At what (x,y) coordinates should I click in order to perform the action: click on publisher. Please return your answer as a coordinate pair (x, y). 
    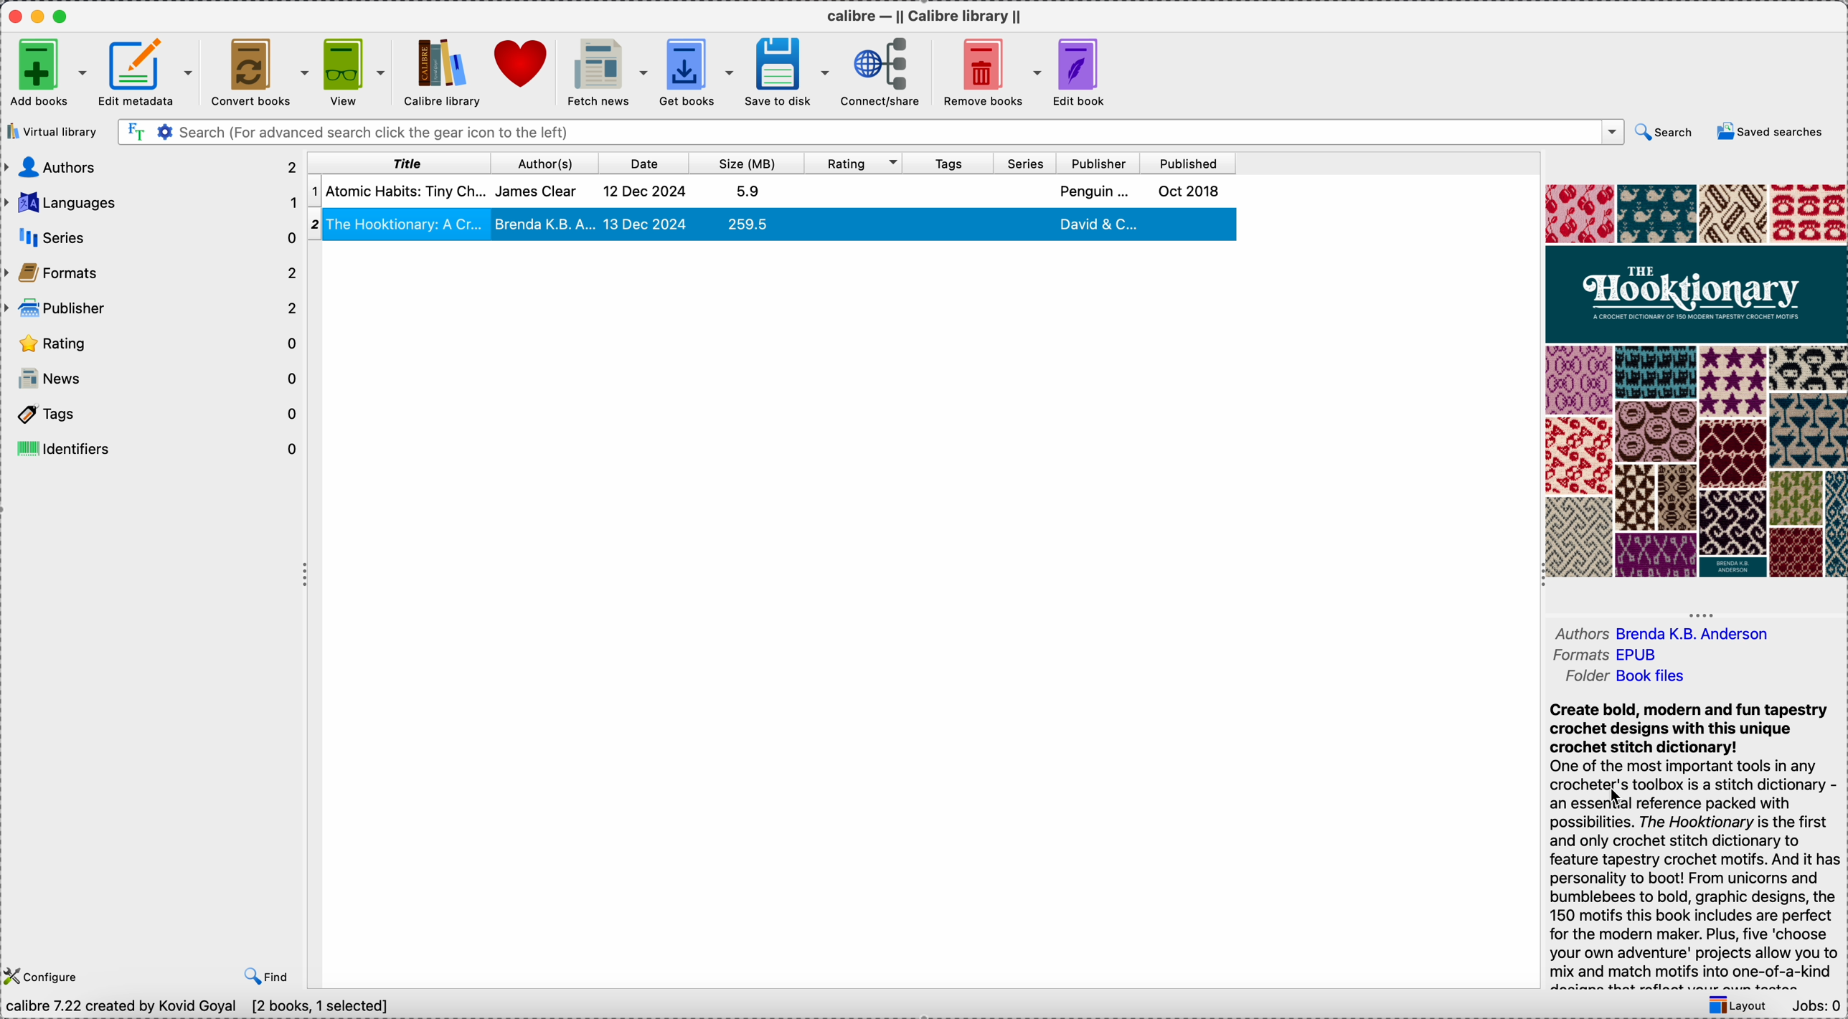
    Looking at the image, I should click on (151, 308).